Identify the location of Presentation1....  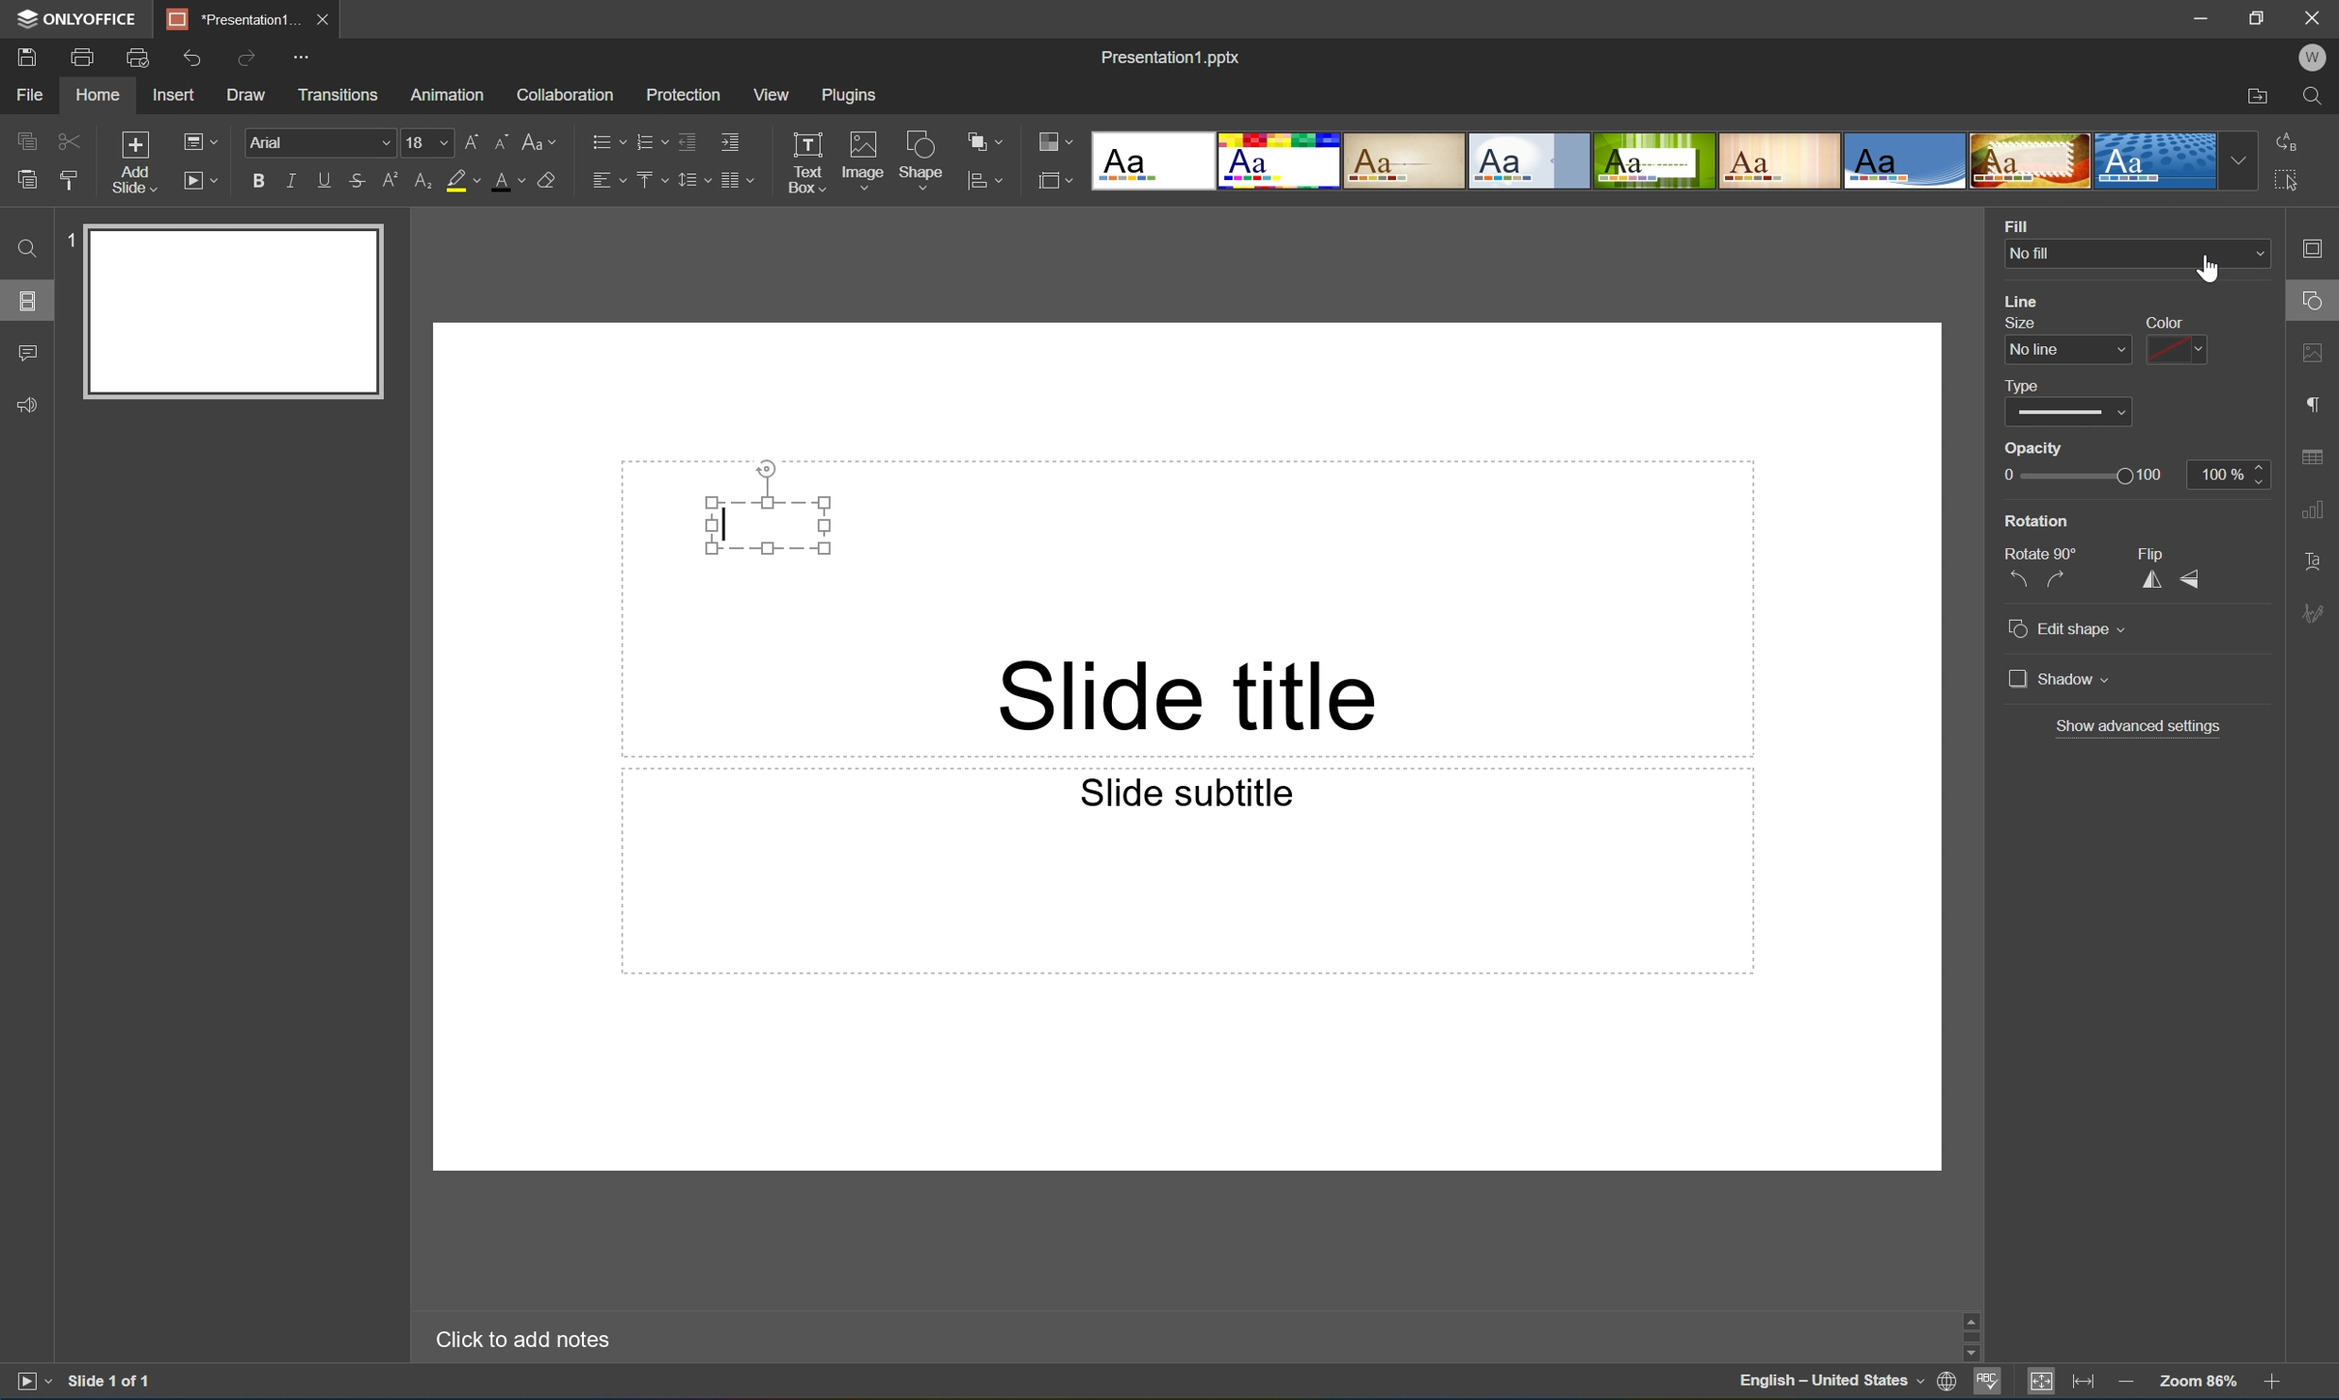
(226, 19).